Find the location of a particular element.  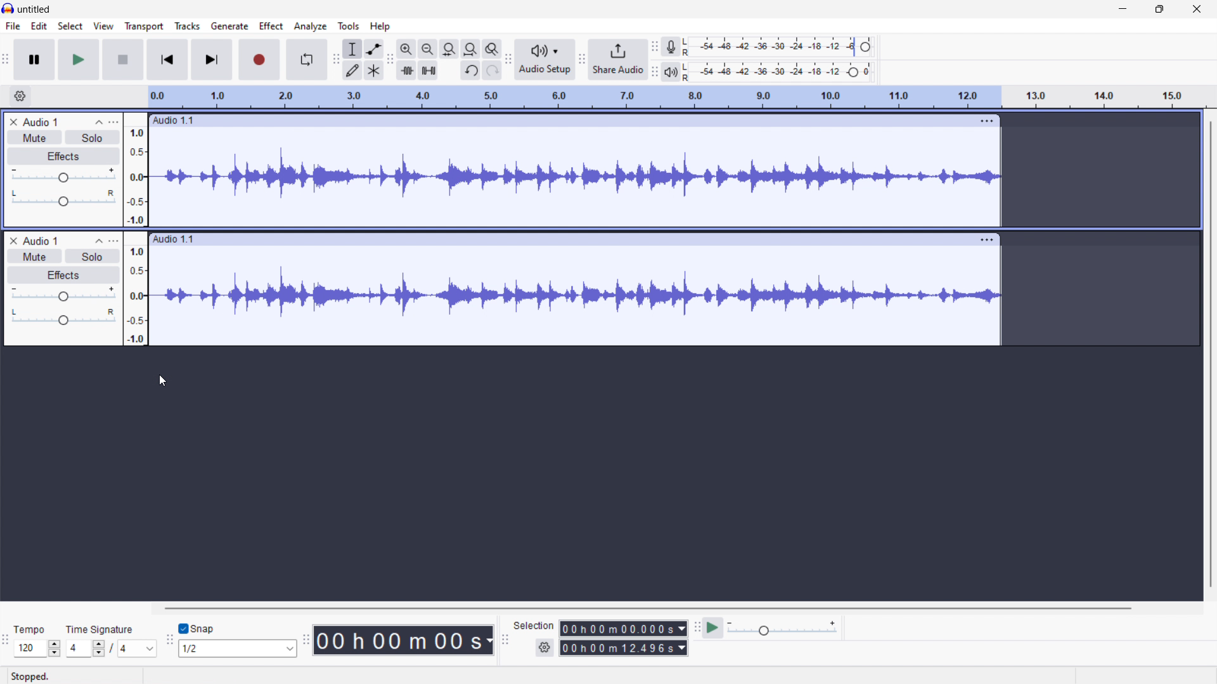

close is located at coordinates (1196, 9).